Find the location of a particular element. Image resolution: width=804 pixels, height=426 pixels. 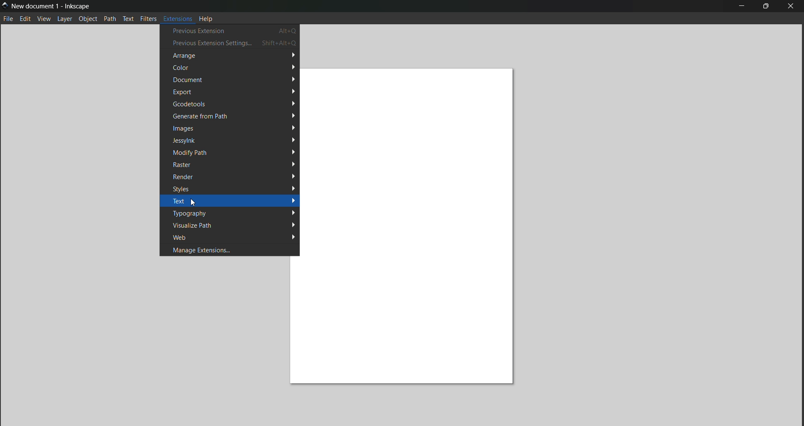

visualize path is located at coordinates (232, 225).